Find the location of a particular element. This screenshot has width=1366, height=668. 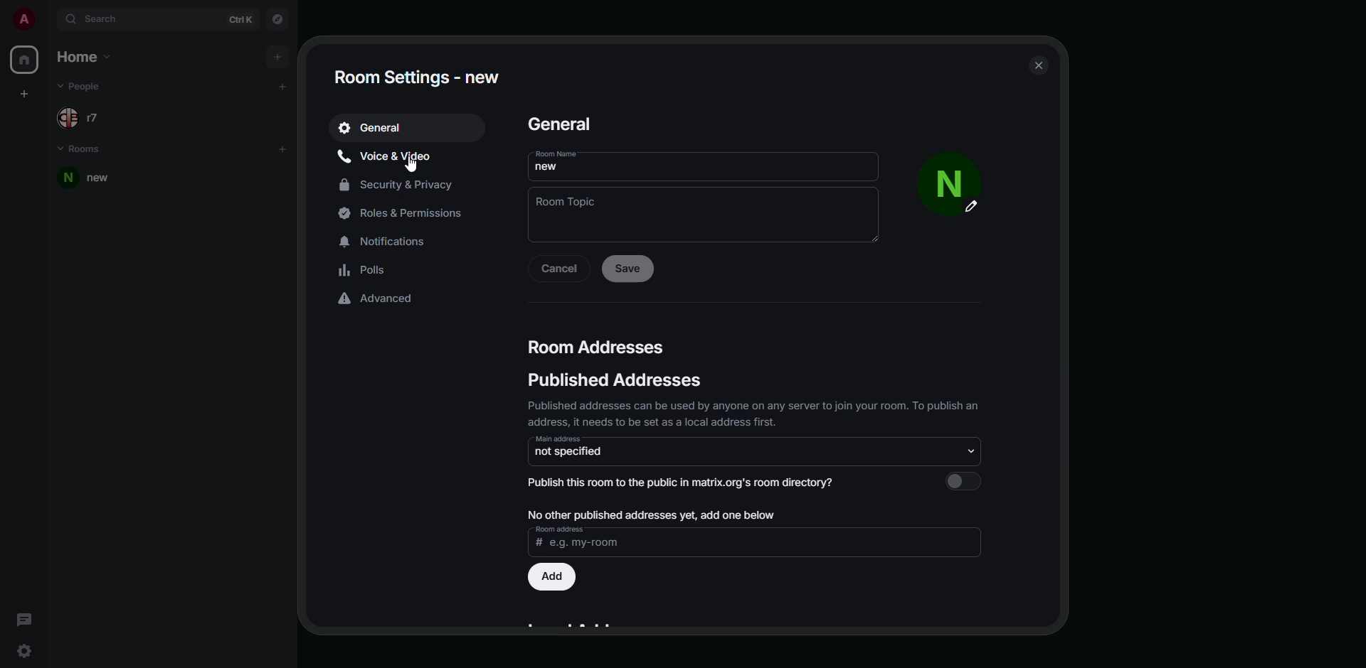

room options is located at coordinates (265, 178).